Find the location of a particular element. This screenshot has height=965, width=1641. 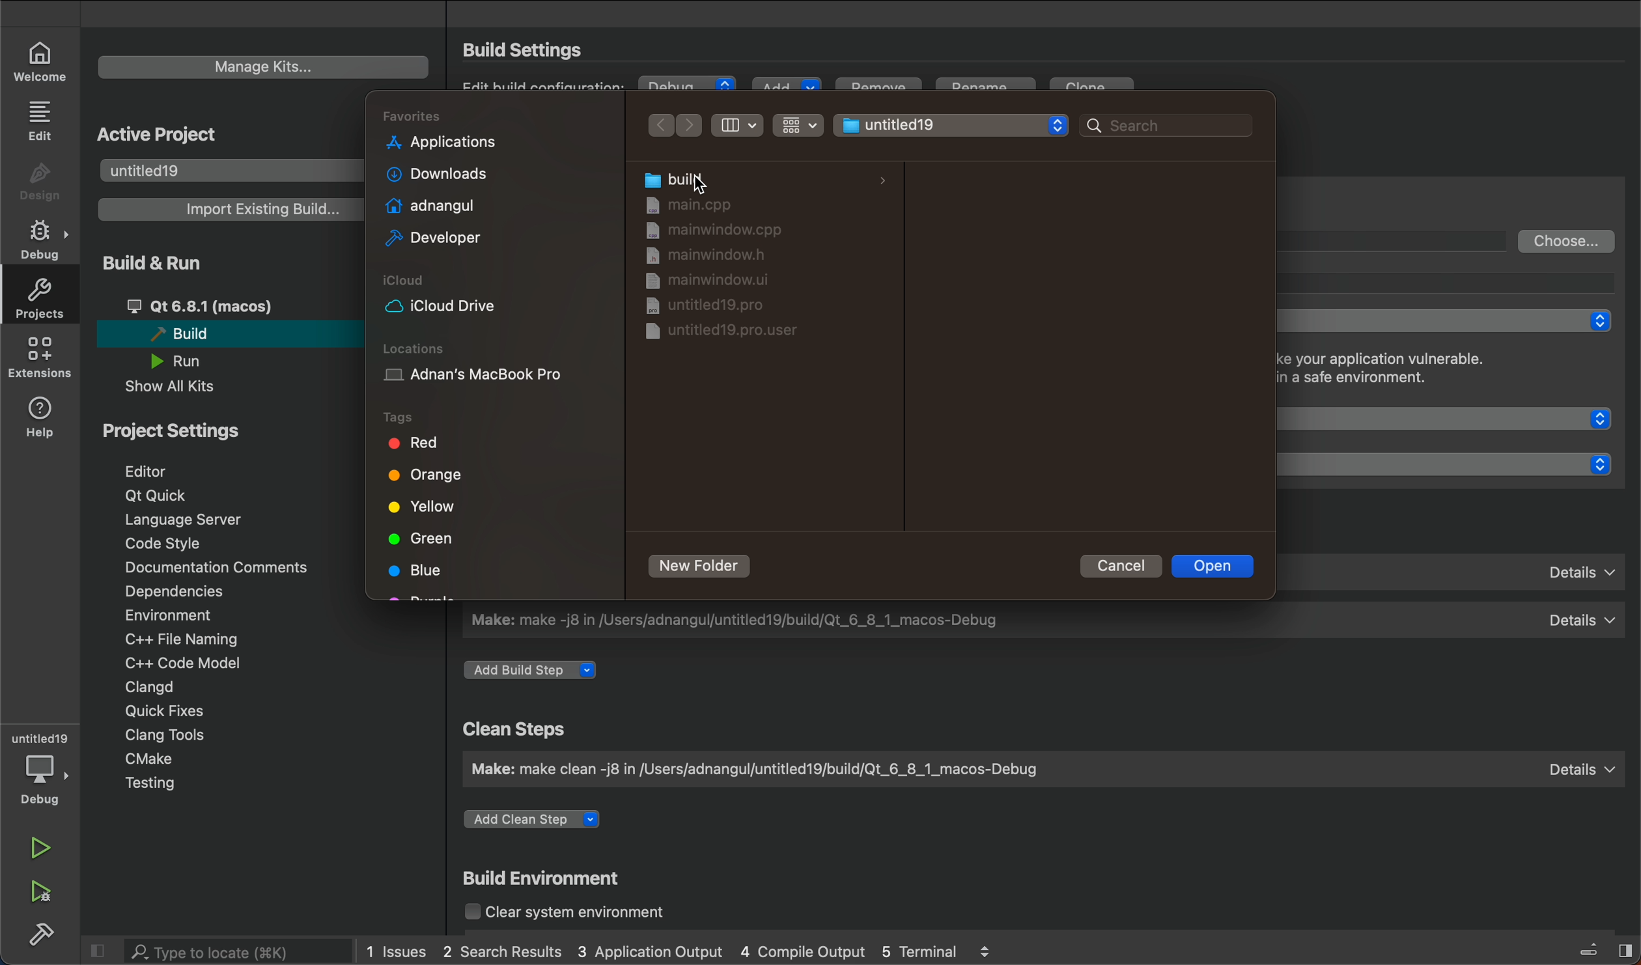

new folder is located at coordinates (702, 566).